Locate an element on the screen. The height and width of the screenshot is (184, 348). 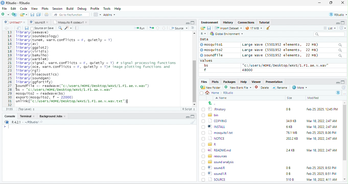
R is located at coordinates (338, 93).